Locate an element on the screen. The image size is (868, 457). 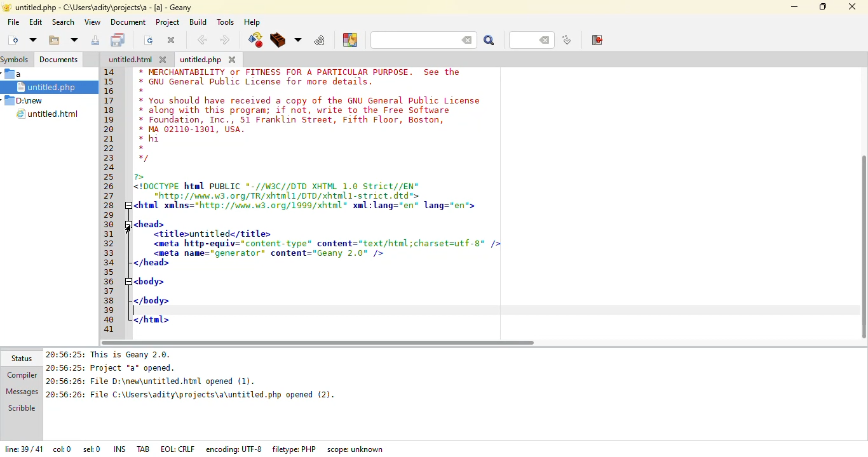
untitled.php is located at coordinates (200, 59).